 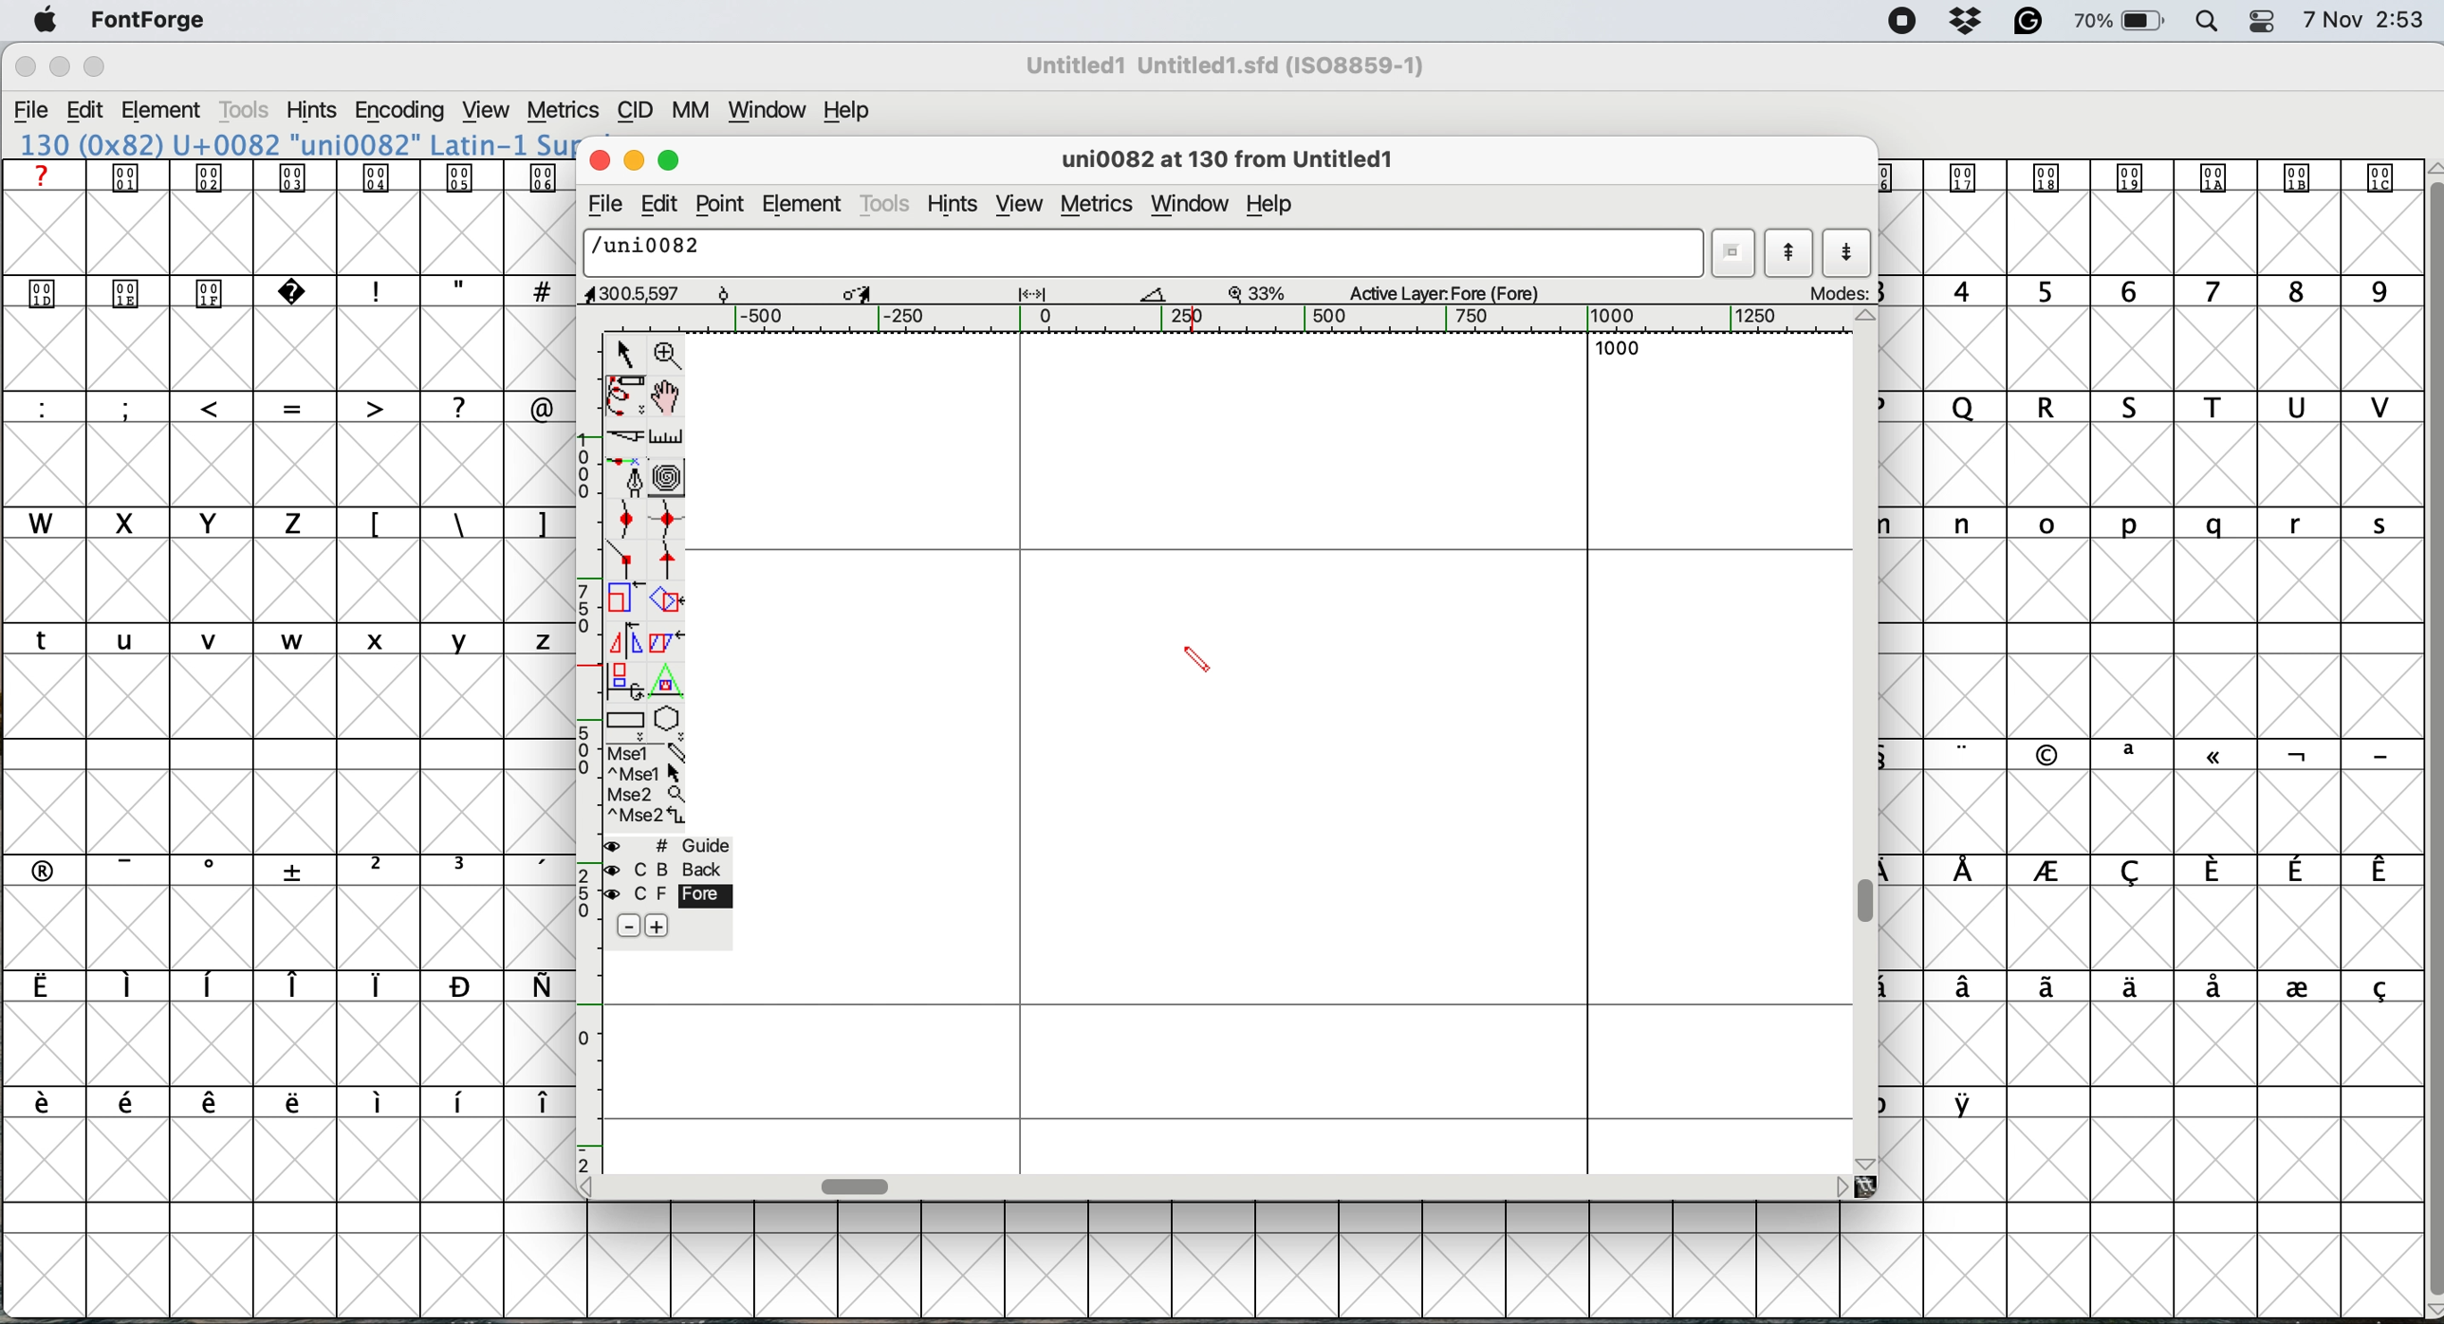 What do you see at coordinates (1232, 65) in the screenshot?
I see `font name` at bounding box center [1232, 65].